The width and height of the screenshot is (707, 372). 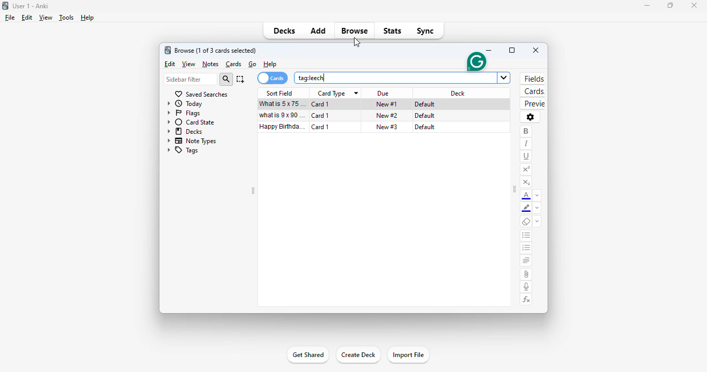 I want to click on tools, so click(x=67, y=18).